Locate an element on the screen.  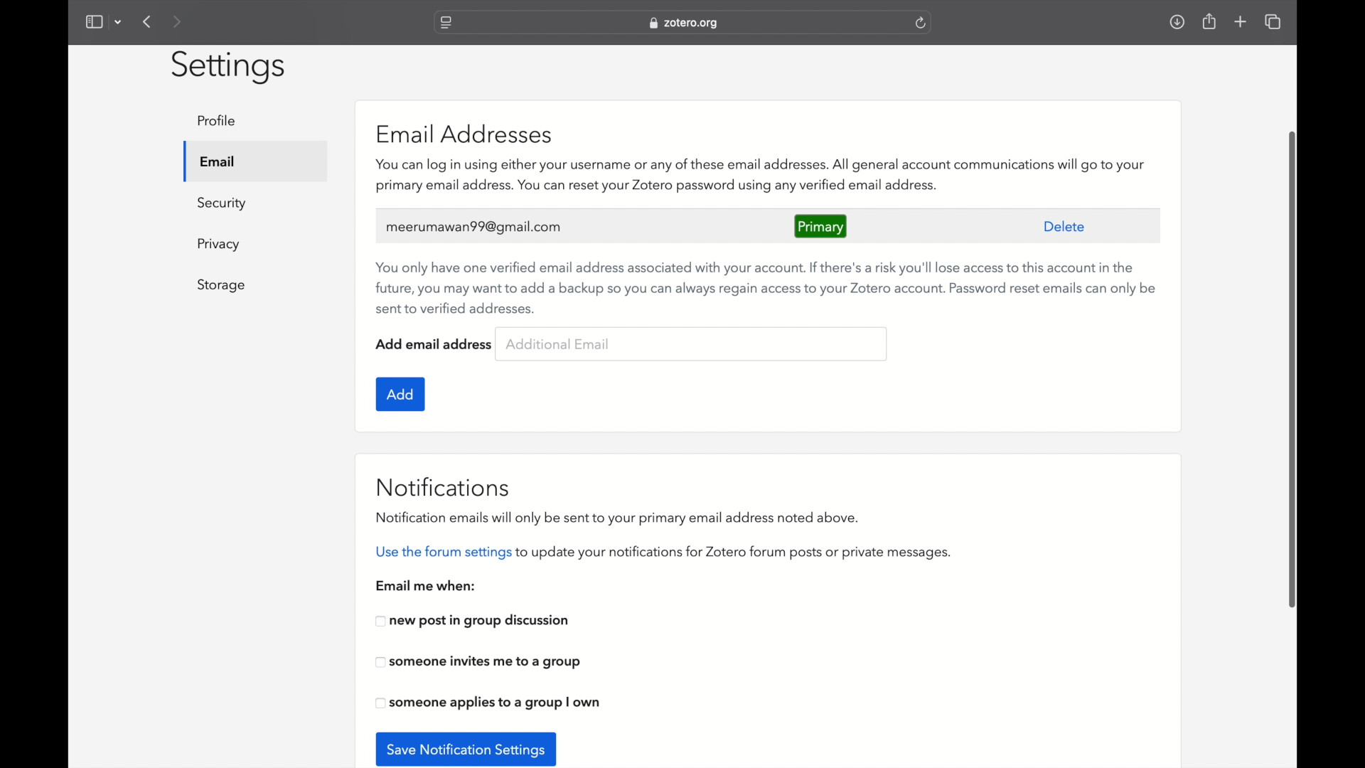
email is located at coordinates (218, 161).